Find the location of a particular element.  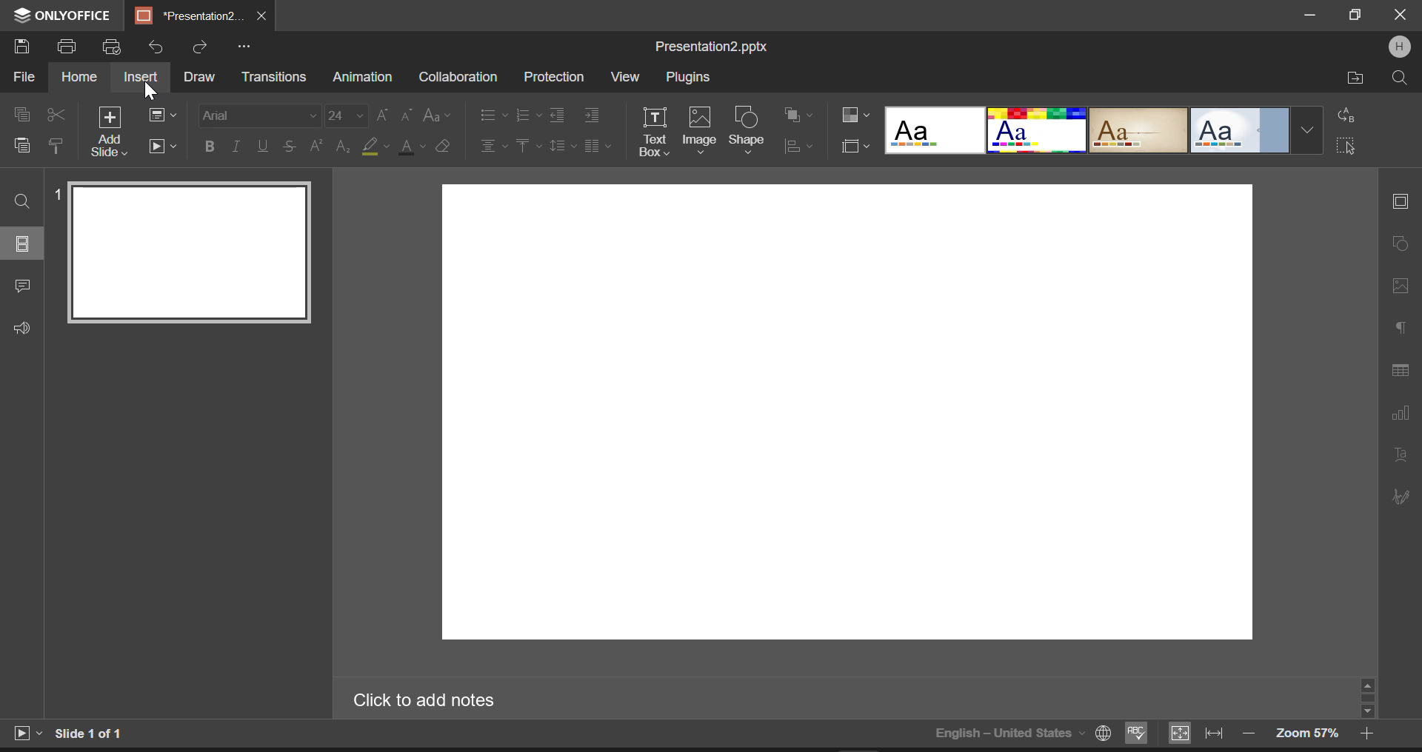

Slide 1 of 1 is located at coordinates (93, 733).